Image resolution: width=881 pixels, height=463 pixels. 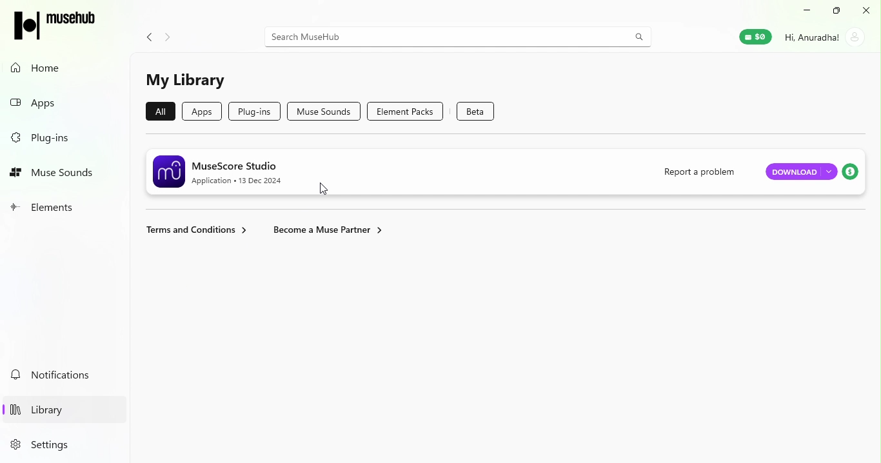 What do you see at coordinates (204, 111) in the screenshot?
I see `Apps` at bounding box center [204, 111].